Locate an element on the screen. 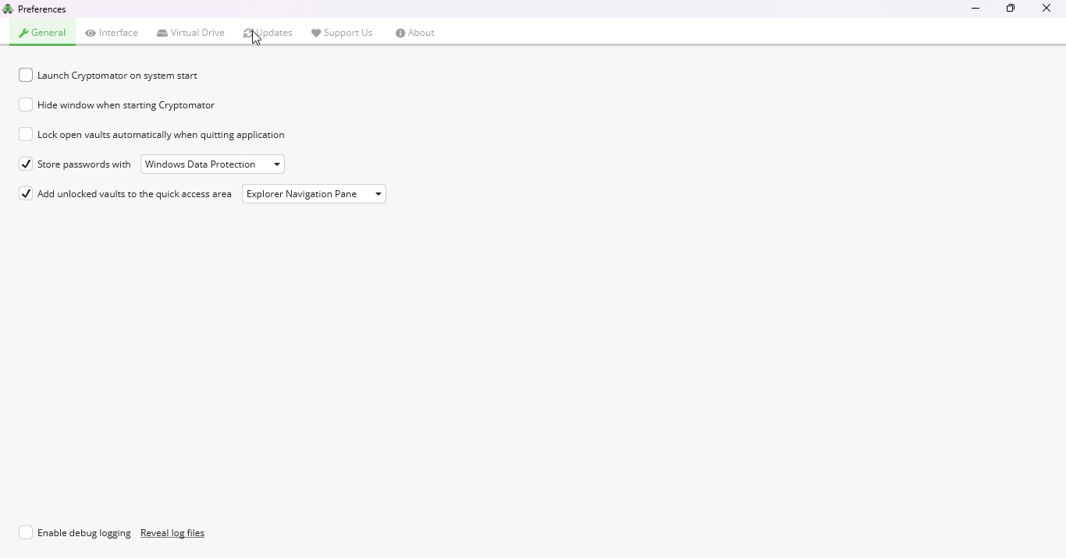 This screenshot has width=1066, height=558. support us is located at coordinates (343, 32).